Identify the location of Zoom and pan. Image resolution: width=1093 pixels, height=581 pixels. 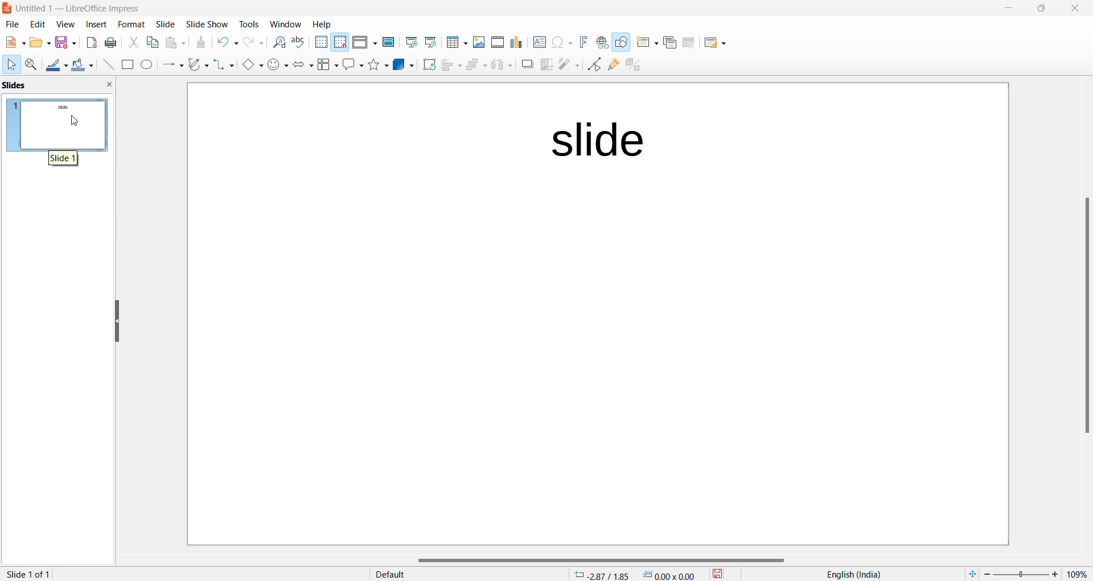
(30, 64).